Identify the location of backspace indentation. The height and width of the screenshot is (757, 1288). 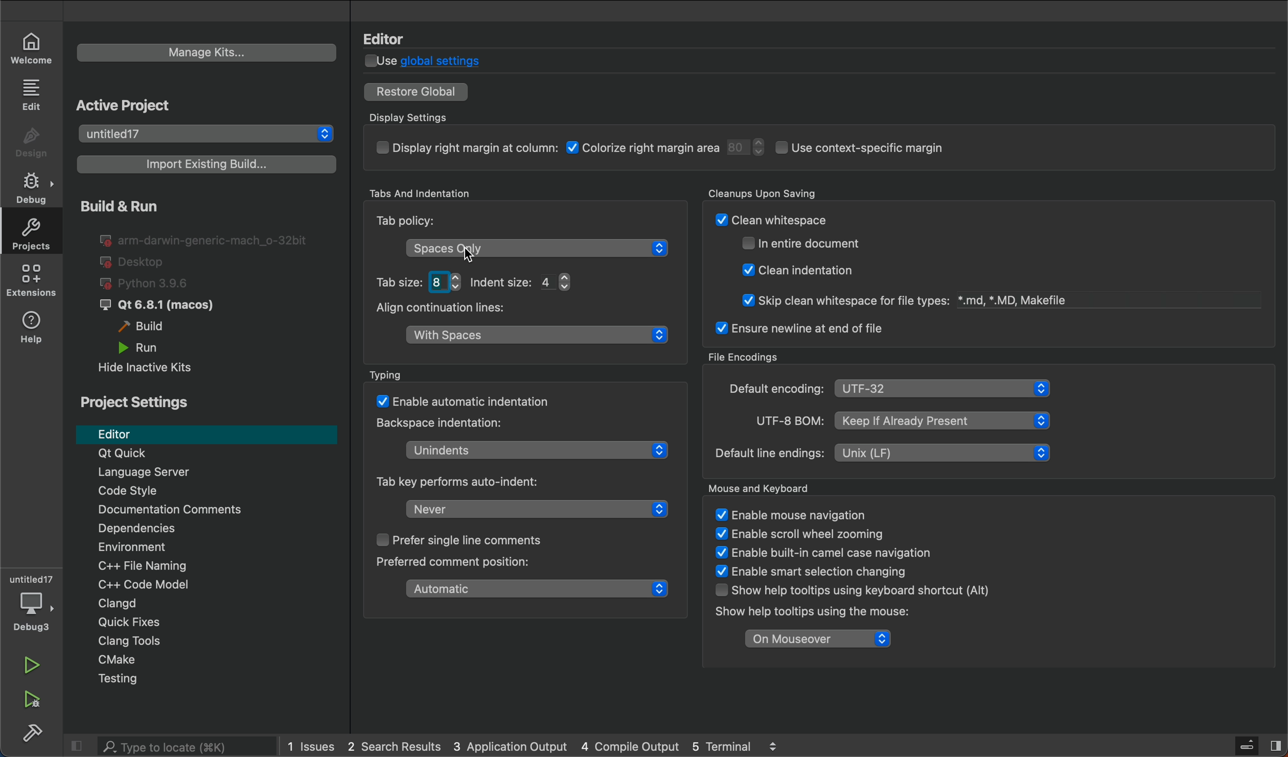
(446, 423).